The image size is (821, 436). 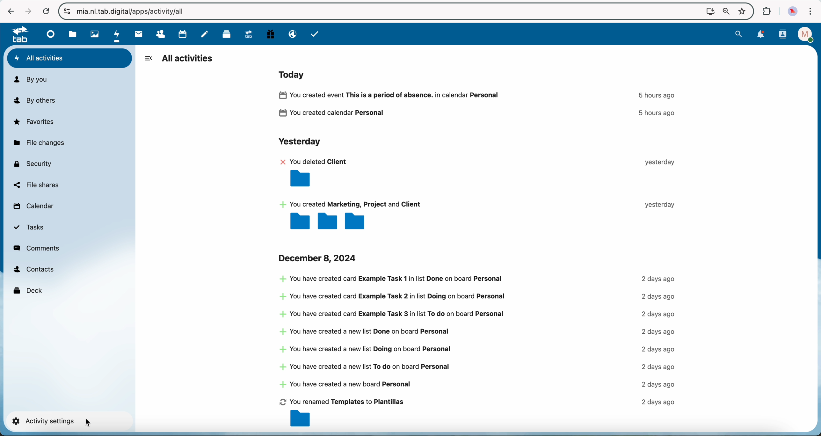 What do you see at coordinates (157, 34) in the screenshot?
I see `contacts` at bounding box center [157, 34].